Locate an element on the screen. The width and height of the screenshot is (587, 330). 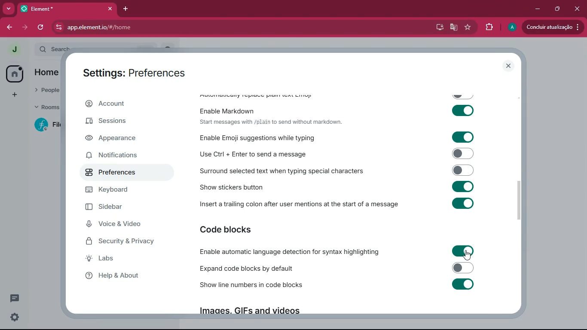
forward is located at coordinates (26, 27).